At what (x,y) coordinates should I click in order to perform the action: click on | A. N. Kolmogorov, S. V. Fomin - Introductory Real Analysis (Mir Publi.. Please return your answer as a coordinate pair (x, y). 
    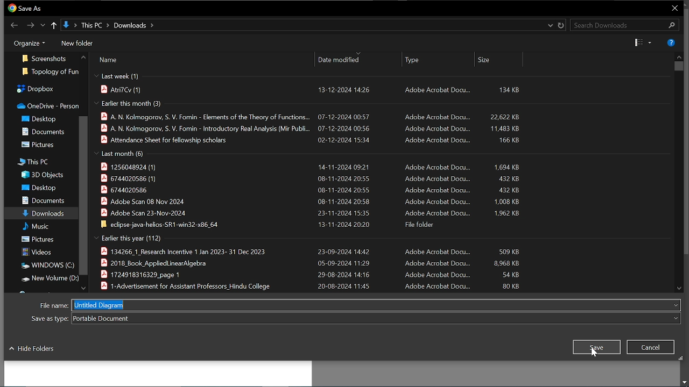
    Looking at the image, I should click on (204, 128).